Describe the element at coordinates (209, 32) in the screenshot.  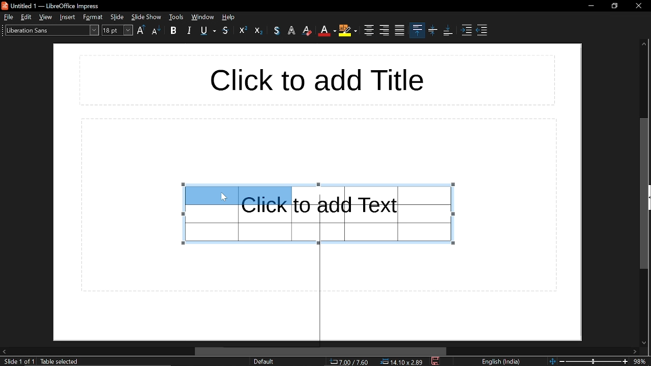
I see `underline` at that location.